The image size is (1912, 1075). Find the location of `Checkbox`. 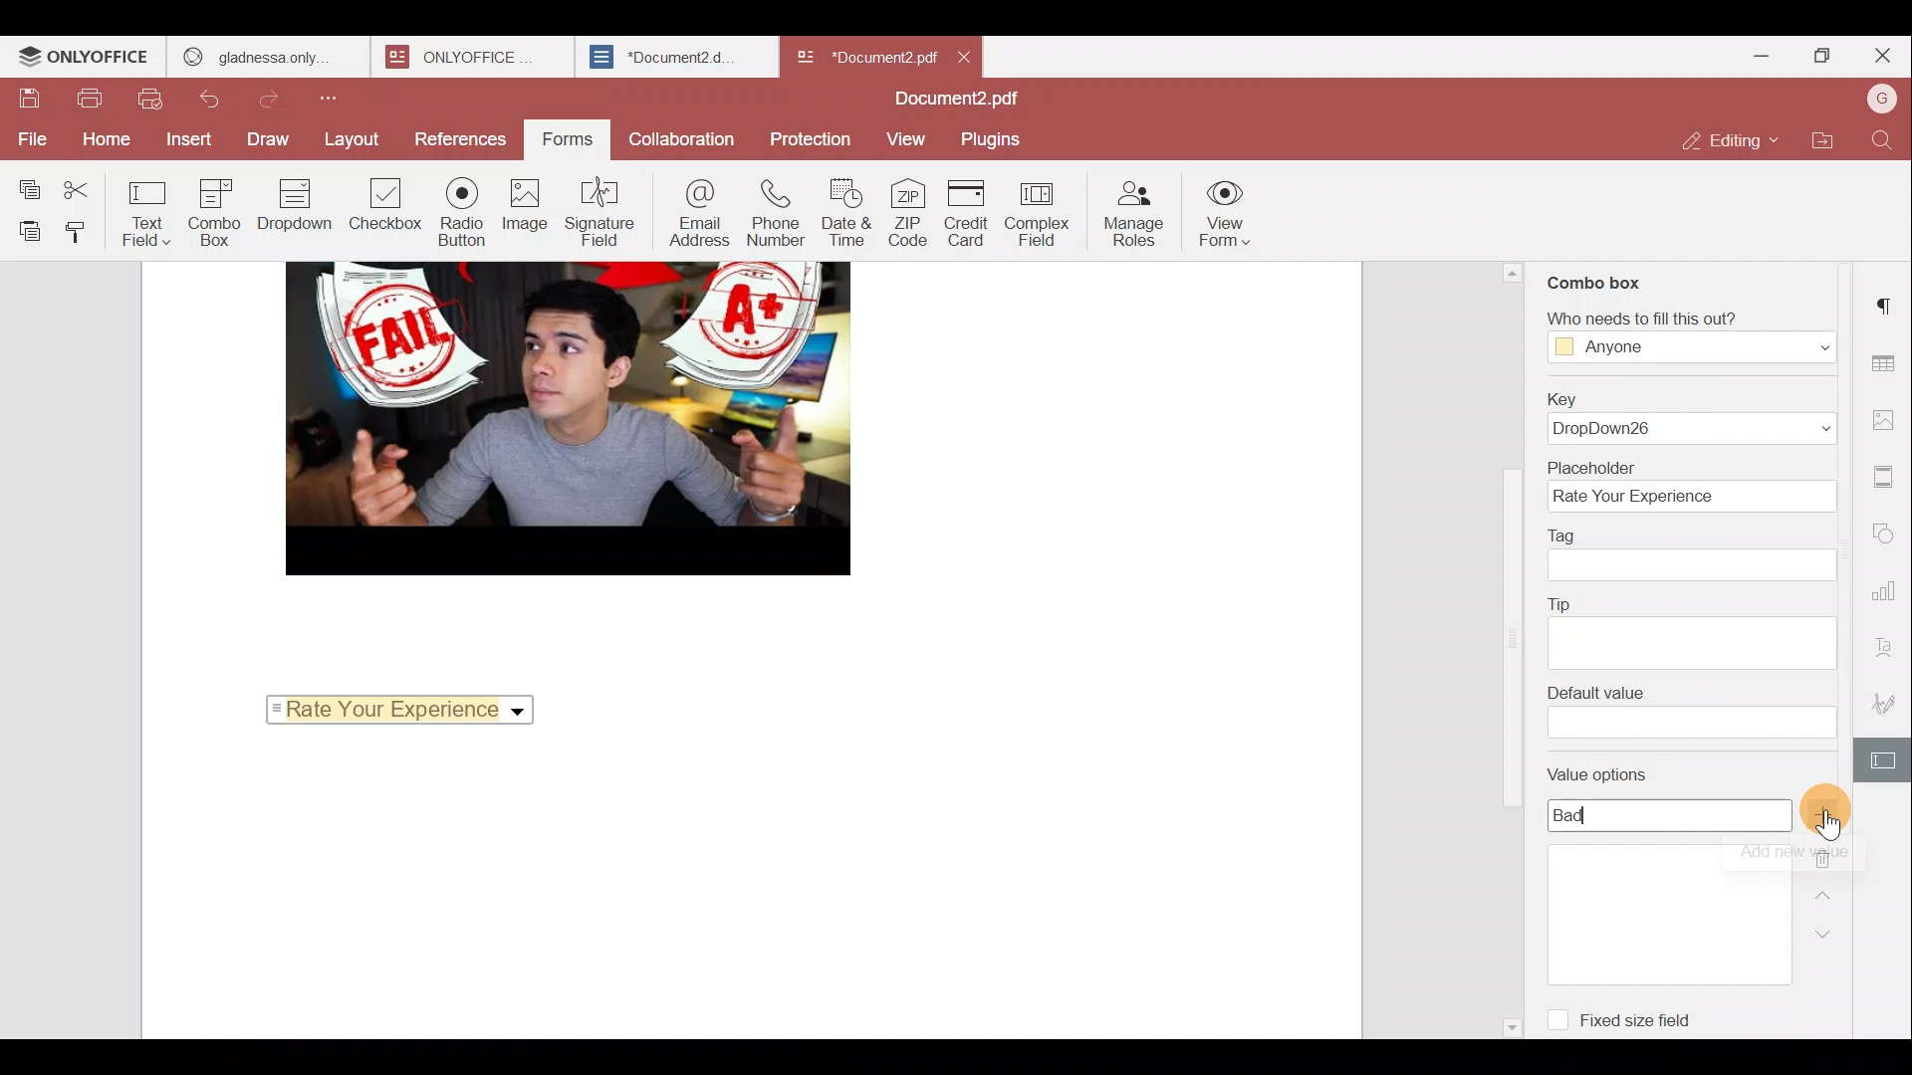

Checkbox is located at coordinates (381, 207).